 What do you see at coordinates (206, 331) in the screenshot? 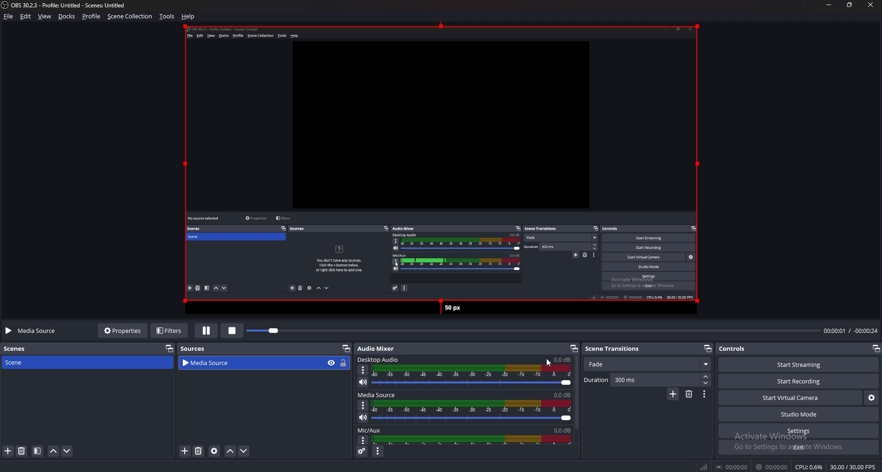
I see `Pause` at bounding box center [206, 331].